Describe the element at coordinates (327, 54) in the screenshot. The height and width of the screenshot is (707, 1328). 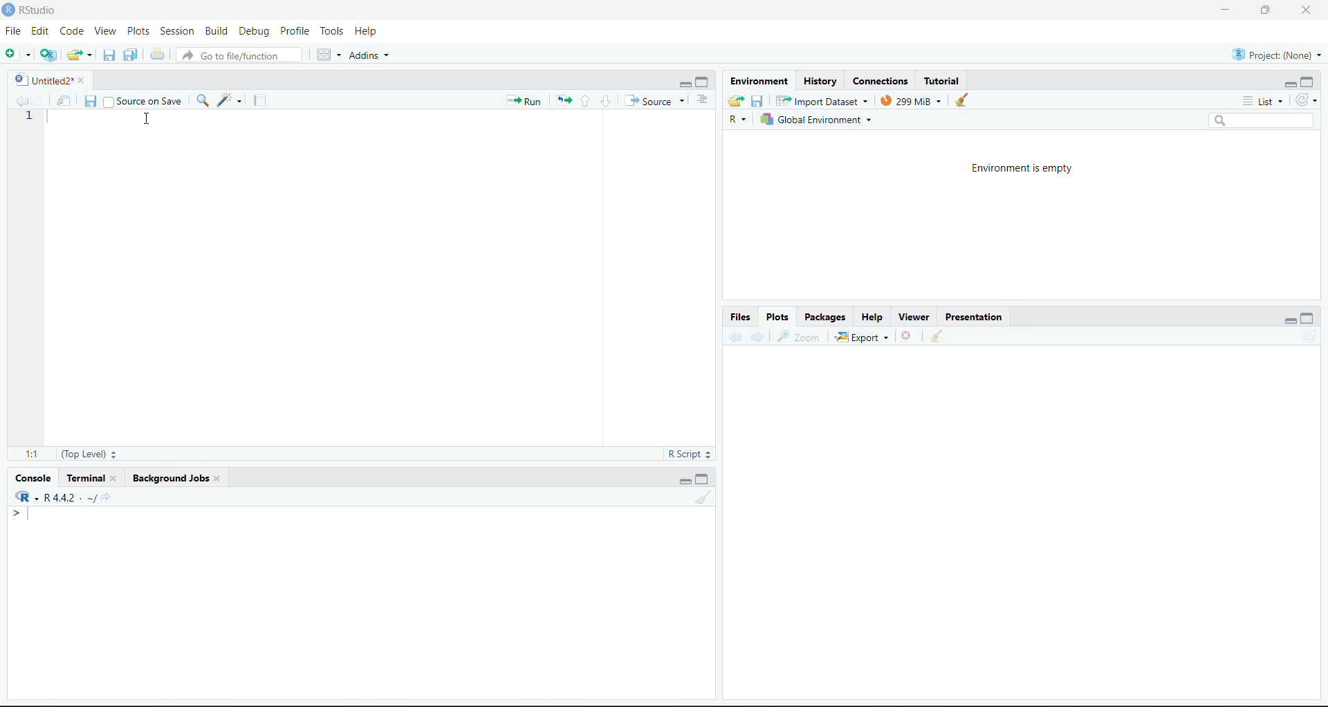
I see `workspace panes` at that location.